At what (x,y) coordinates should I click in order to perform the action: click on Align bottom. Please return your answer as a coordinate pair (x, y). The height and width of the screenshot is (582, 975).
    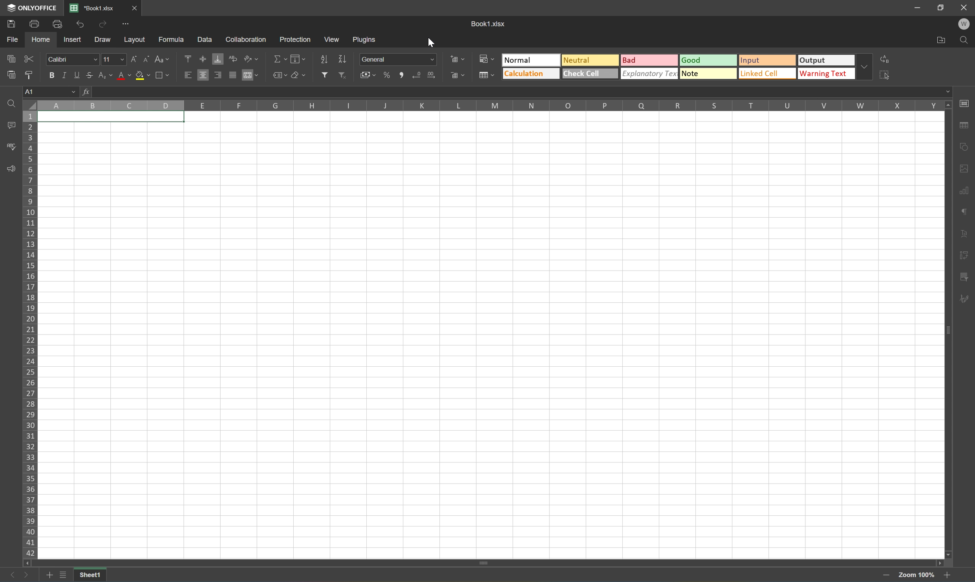
    Looking at the image, I should click on (218, 58).